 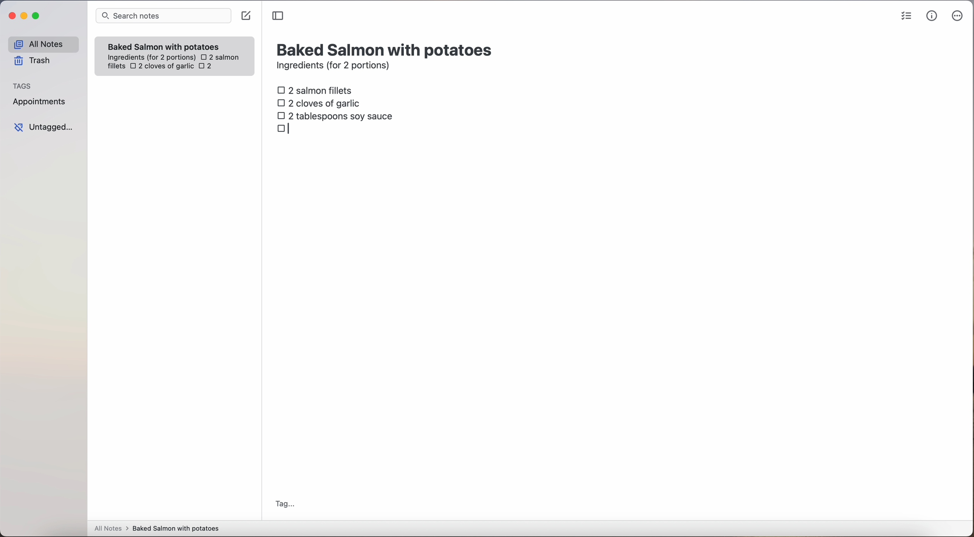 What do you see at coordinates (286, 129) in the screenshot?
I see `checkbox` at bounding box center [286, 129].